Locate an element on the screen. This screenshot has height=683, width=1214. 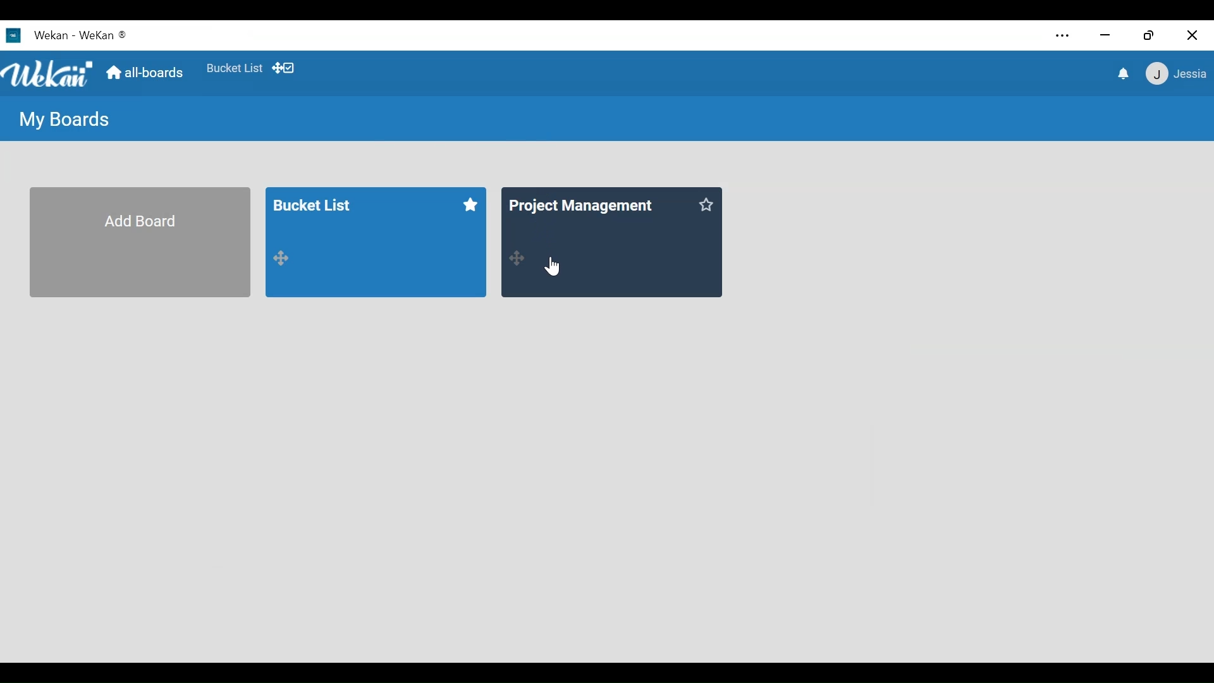
Add Board is located at coordinates (138, 242).